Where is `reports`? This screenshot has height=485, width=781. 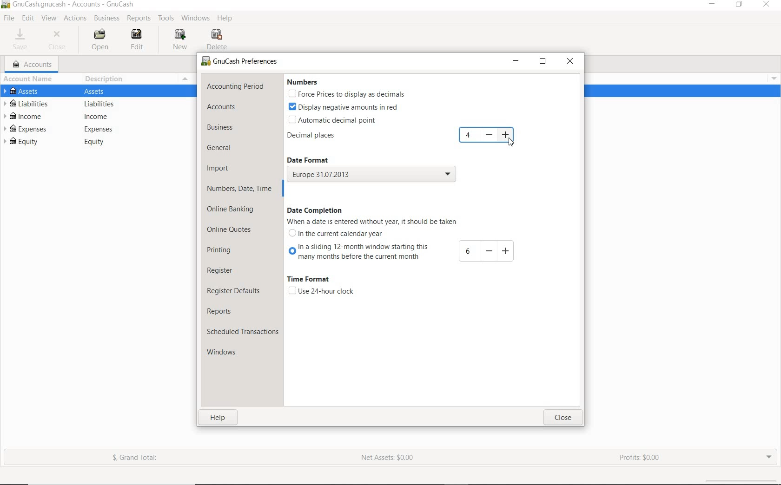
reports is located at coordinates (227, 310).